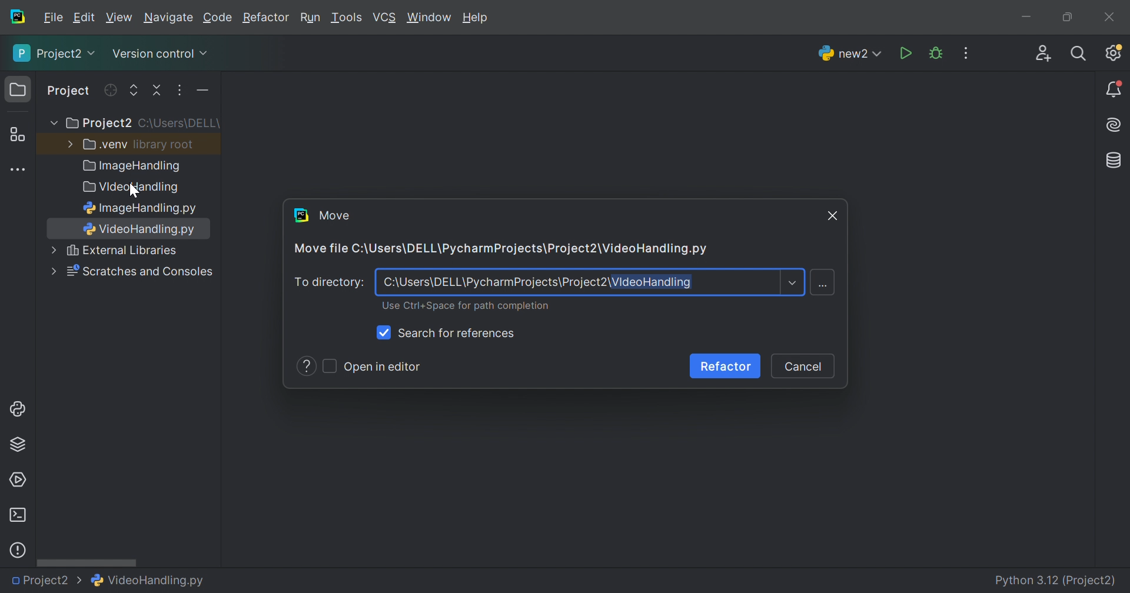  What do you see at coordinates (137, 208) in the screenshot?
I see `imagehandling.py` at bounding box center [137, 208].